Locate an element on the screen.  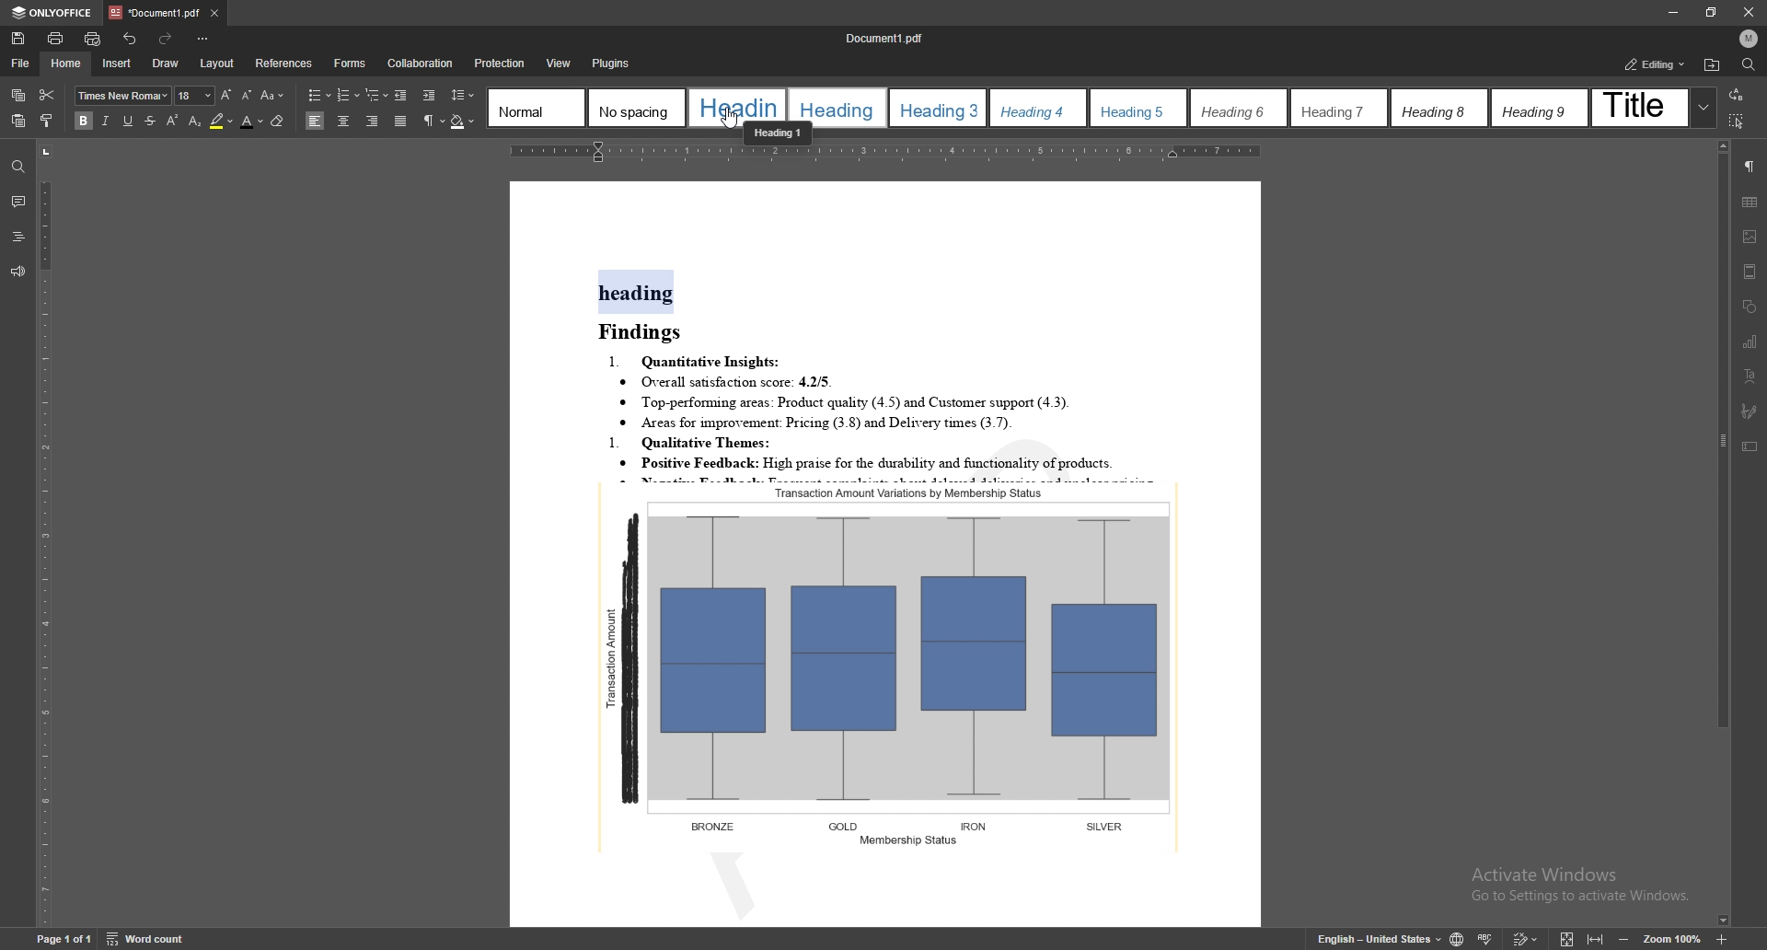
justified is located at coordinates (401, 122).